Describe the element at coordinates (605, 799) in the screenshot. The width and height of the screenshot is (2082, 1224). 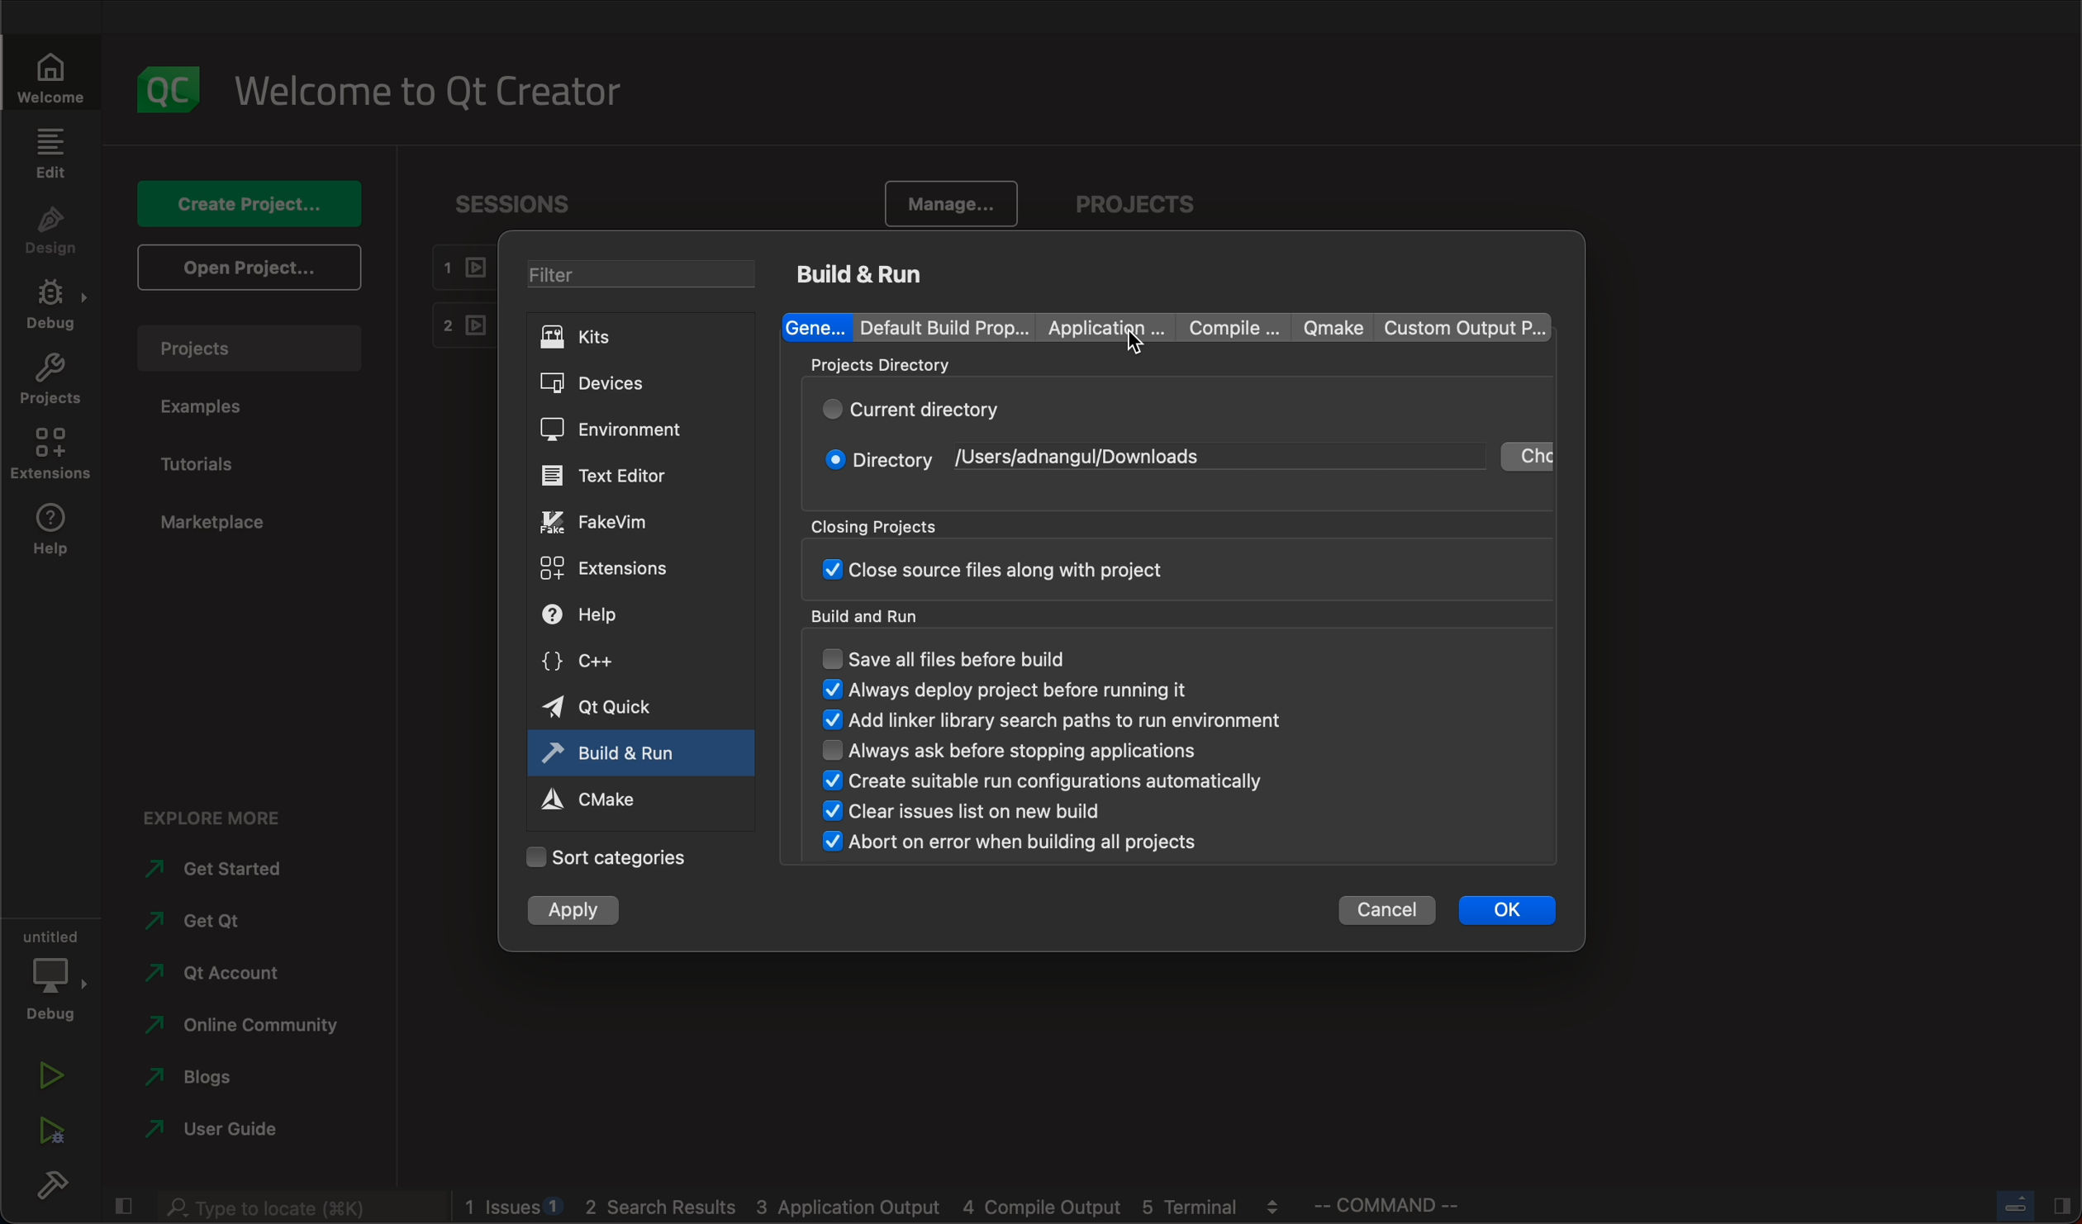
I see `cmake` at that location.